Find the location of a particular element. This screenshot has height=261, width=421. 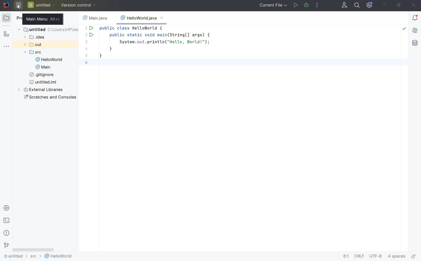

search everywhere is located at coordinates (357, 5).